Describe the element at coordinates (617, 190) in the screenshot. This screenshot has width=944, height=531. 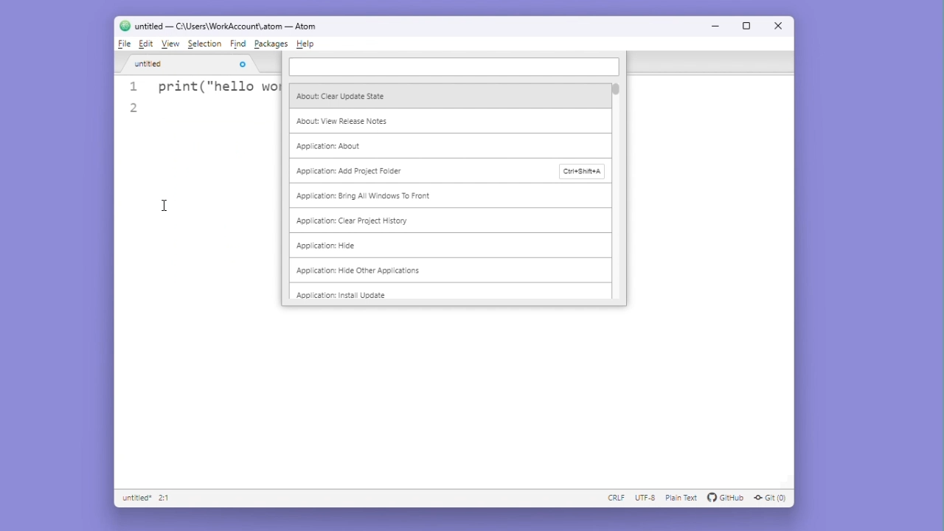
I see `scroll` at that location.